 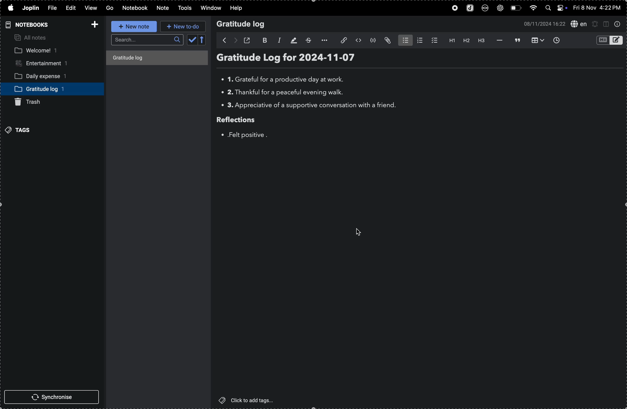 I want to click on all notes, so click(x=30, y=37).